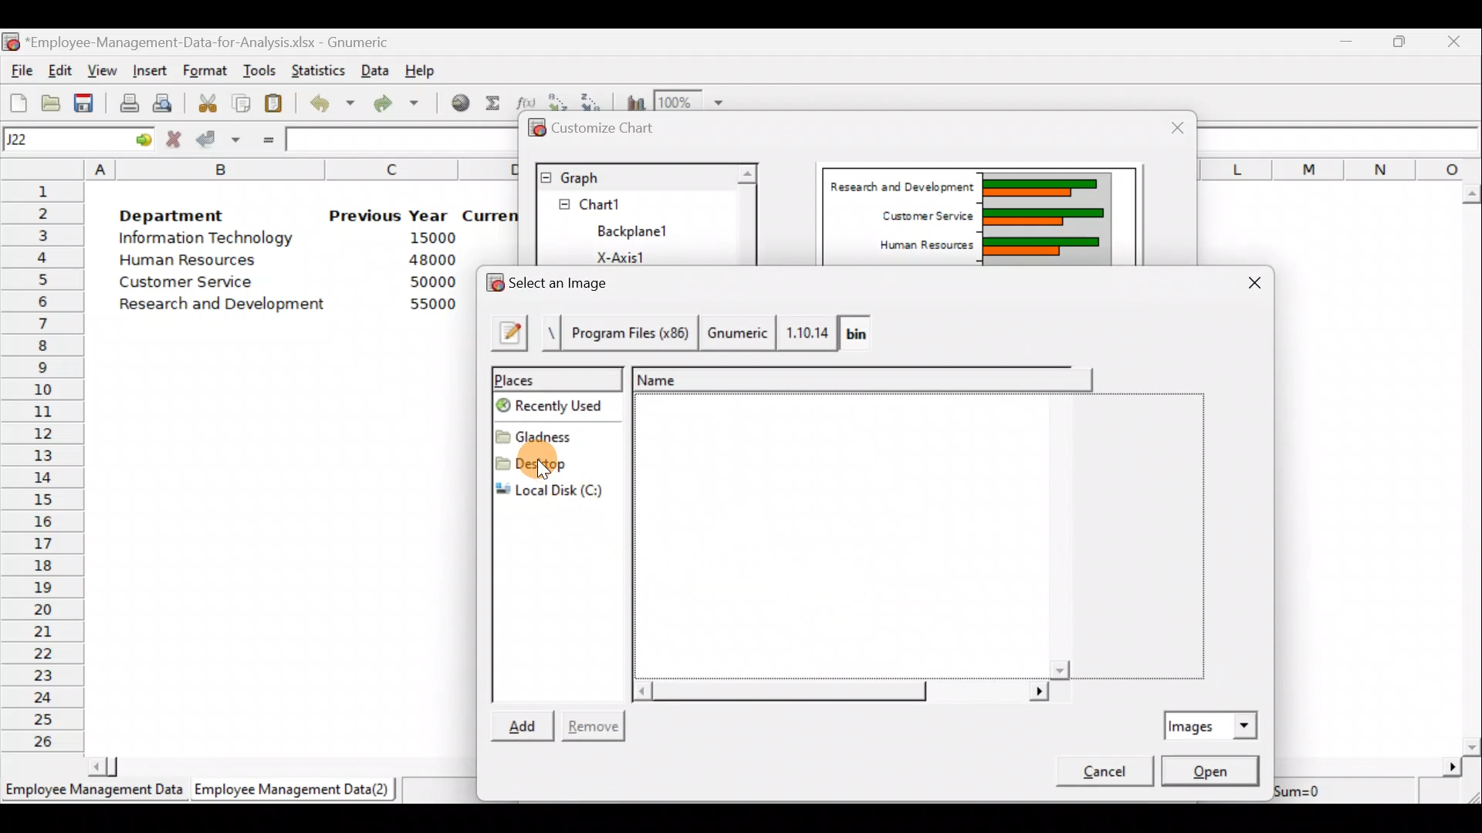 The image size is (1482, 833). I want to click on Scroll bar, so click(1061, 538).